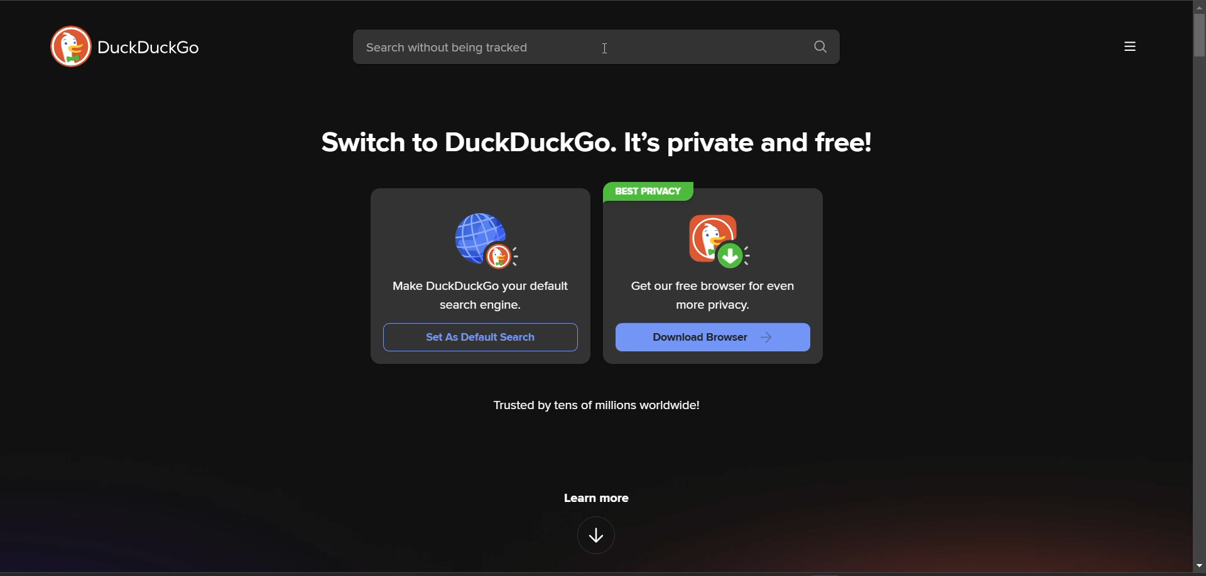  Describe the element at coordinates (825, 50) in the screenshot. I see `search button` at that location.